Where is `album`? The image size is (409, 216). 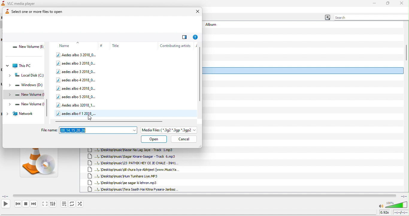
album is located at coordinates (213, 25).